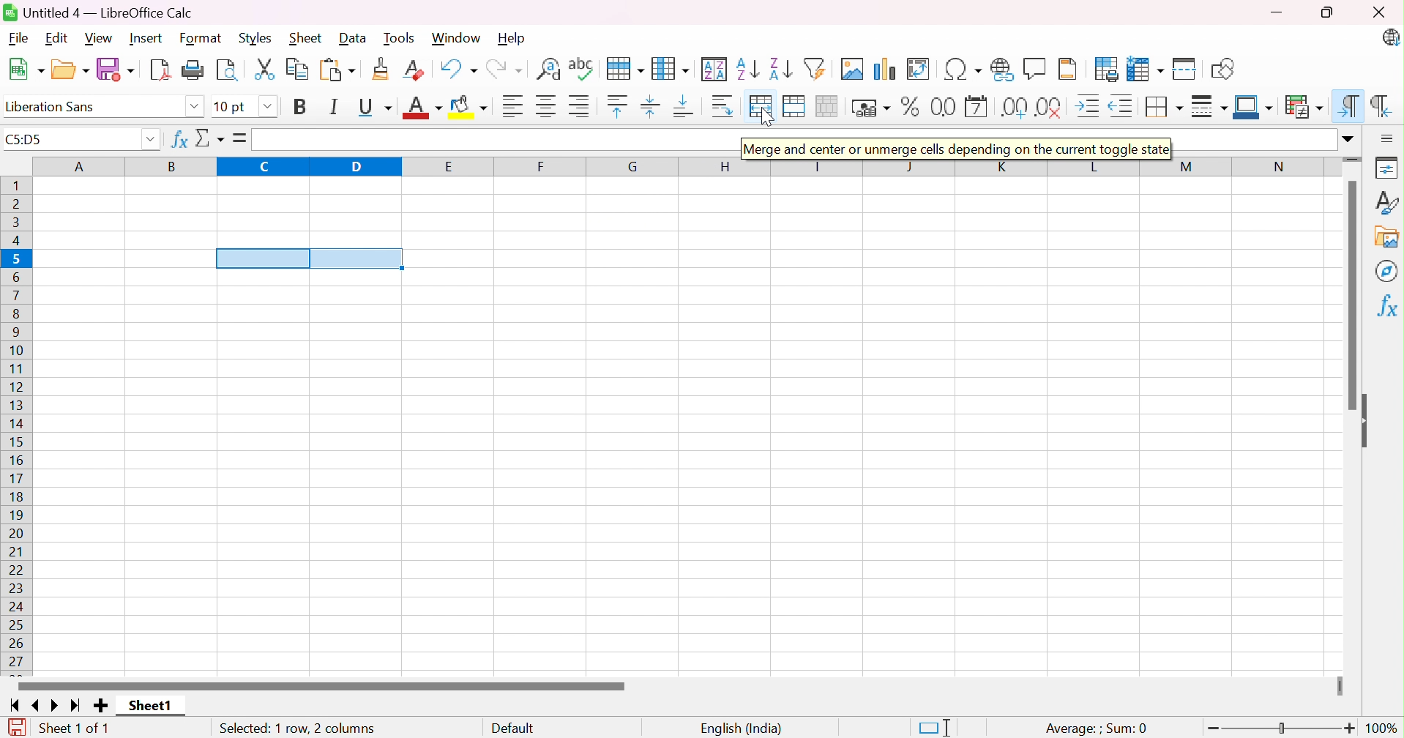 Image resolution: width=1404 pixels, height=738 pixels. Describe the element at coordinates (1348, 140) in the screenshot. I see `Drop Down` at that location.